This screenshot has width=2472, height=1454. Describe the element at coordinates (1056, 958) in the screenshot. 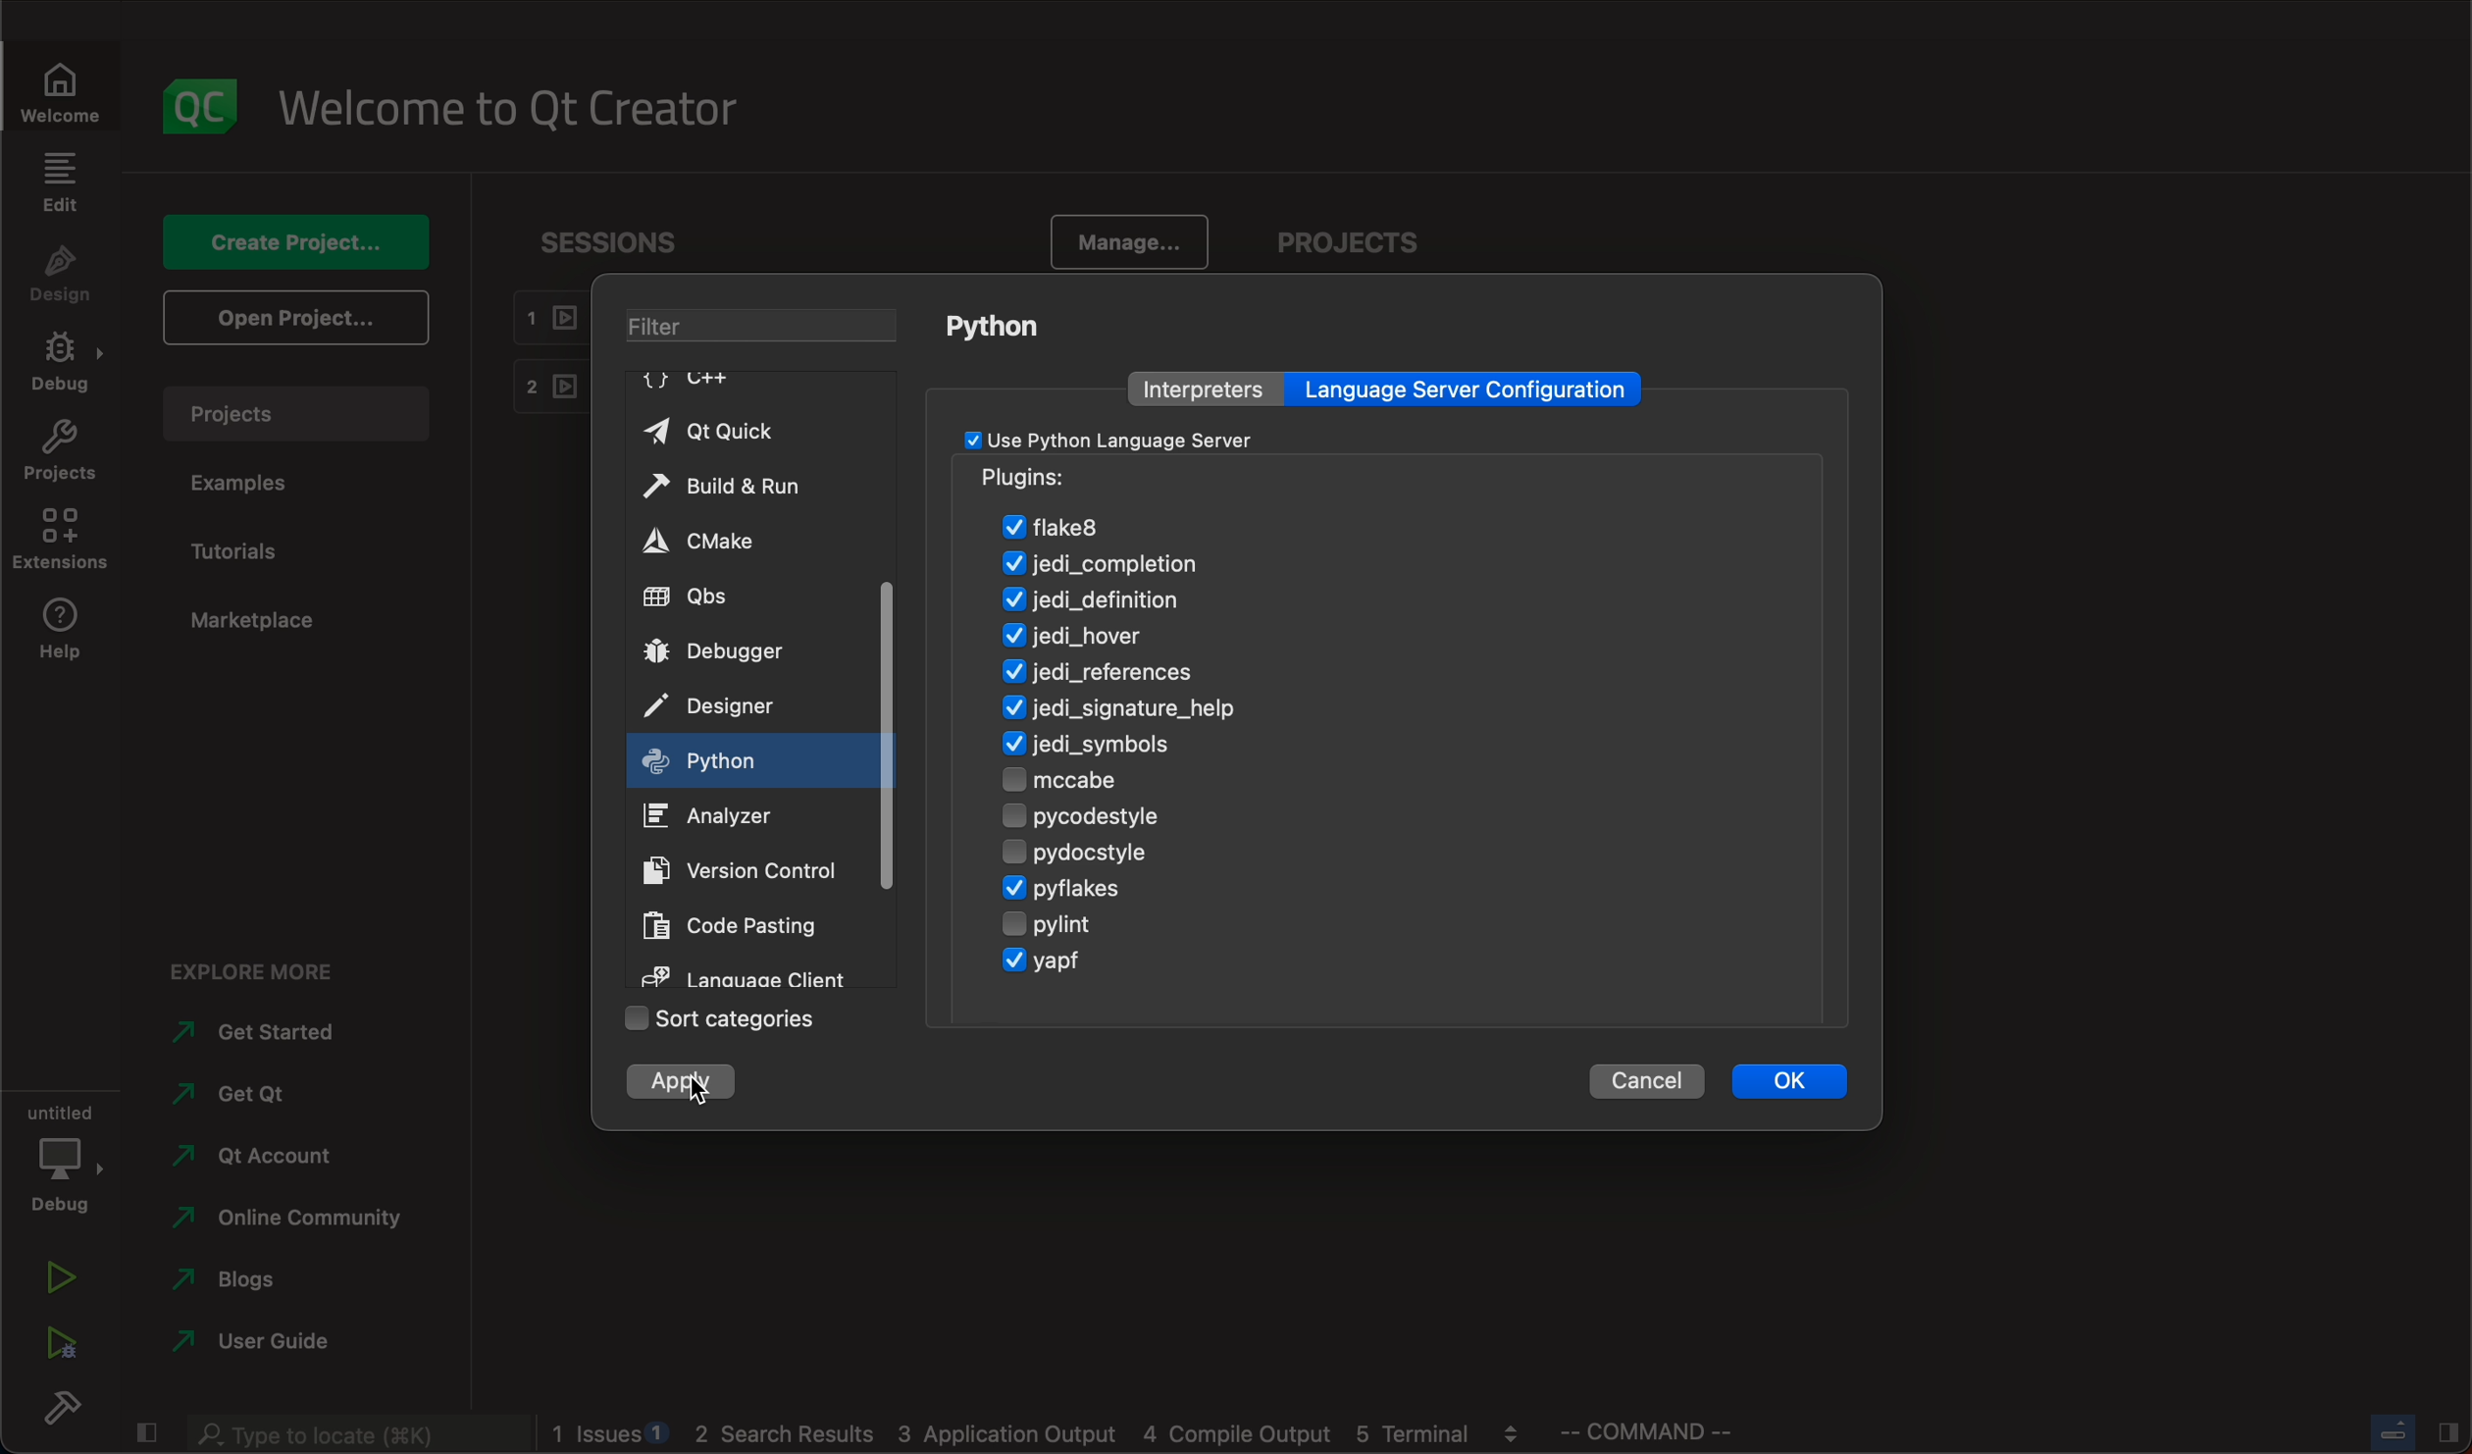

I see `yagp` at that location.